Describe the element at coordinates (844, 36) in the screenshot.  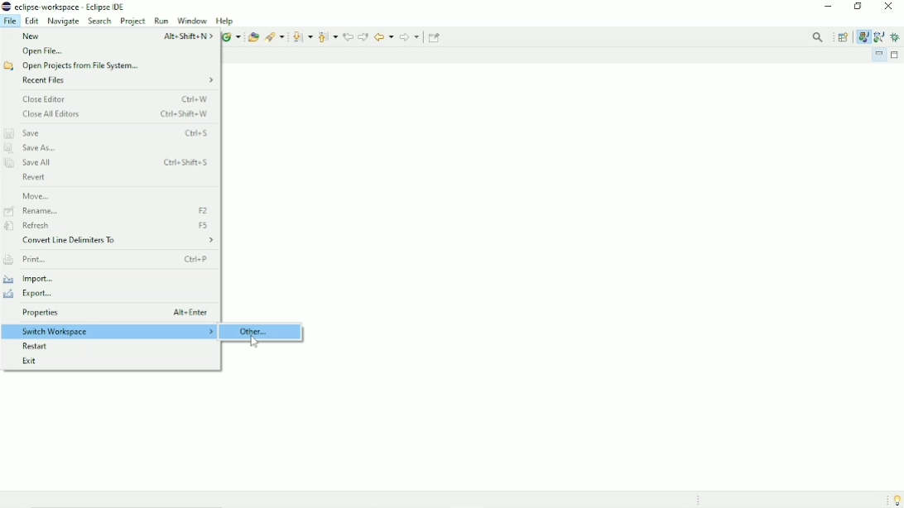
I see `Open perspective` at that location.